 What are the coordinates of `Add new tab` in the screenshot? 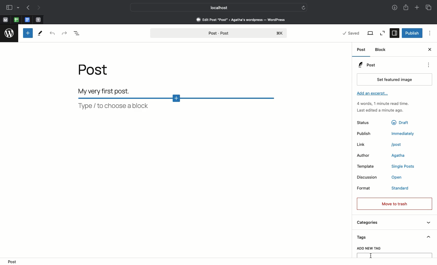 It's located at (418, 8).